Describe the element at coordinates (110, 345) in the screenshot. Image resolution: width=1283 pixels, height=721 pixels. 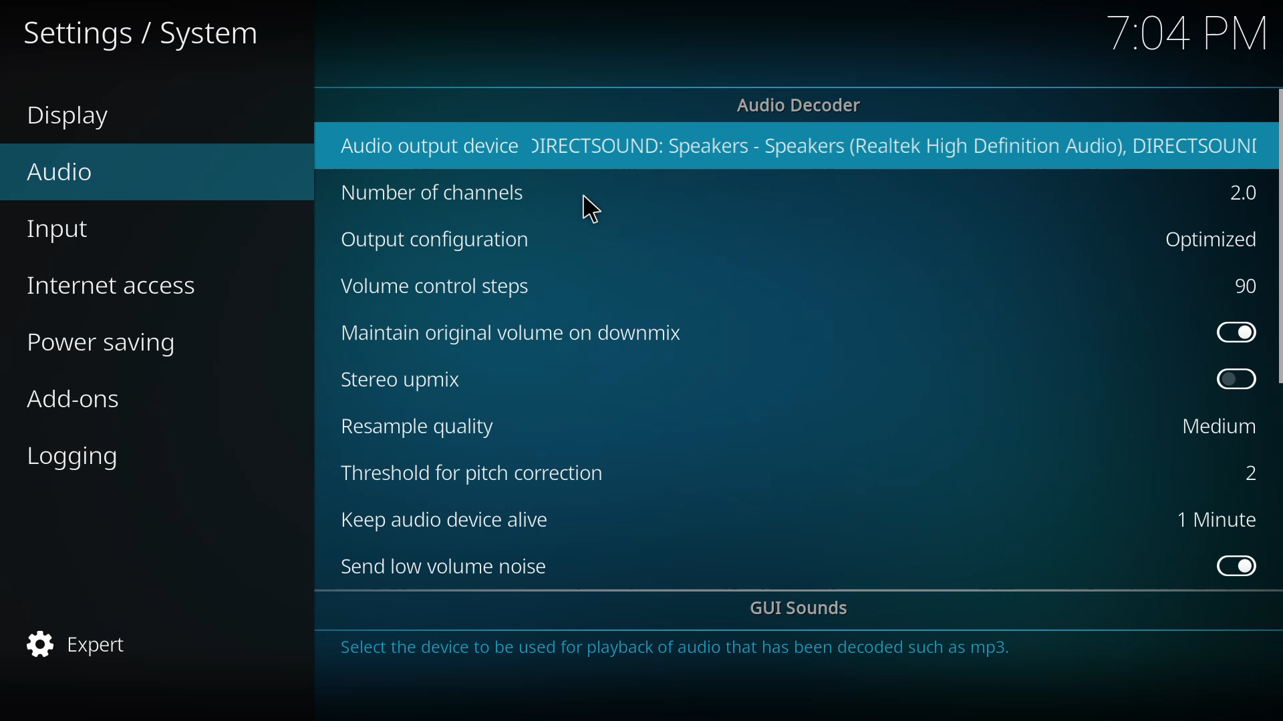
I see `power saving` at that location.